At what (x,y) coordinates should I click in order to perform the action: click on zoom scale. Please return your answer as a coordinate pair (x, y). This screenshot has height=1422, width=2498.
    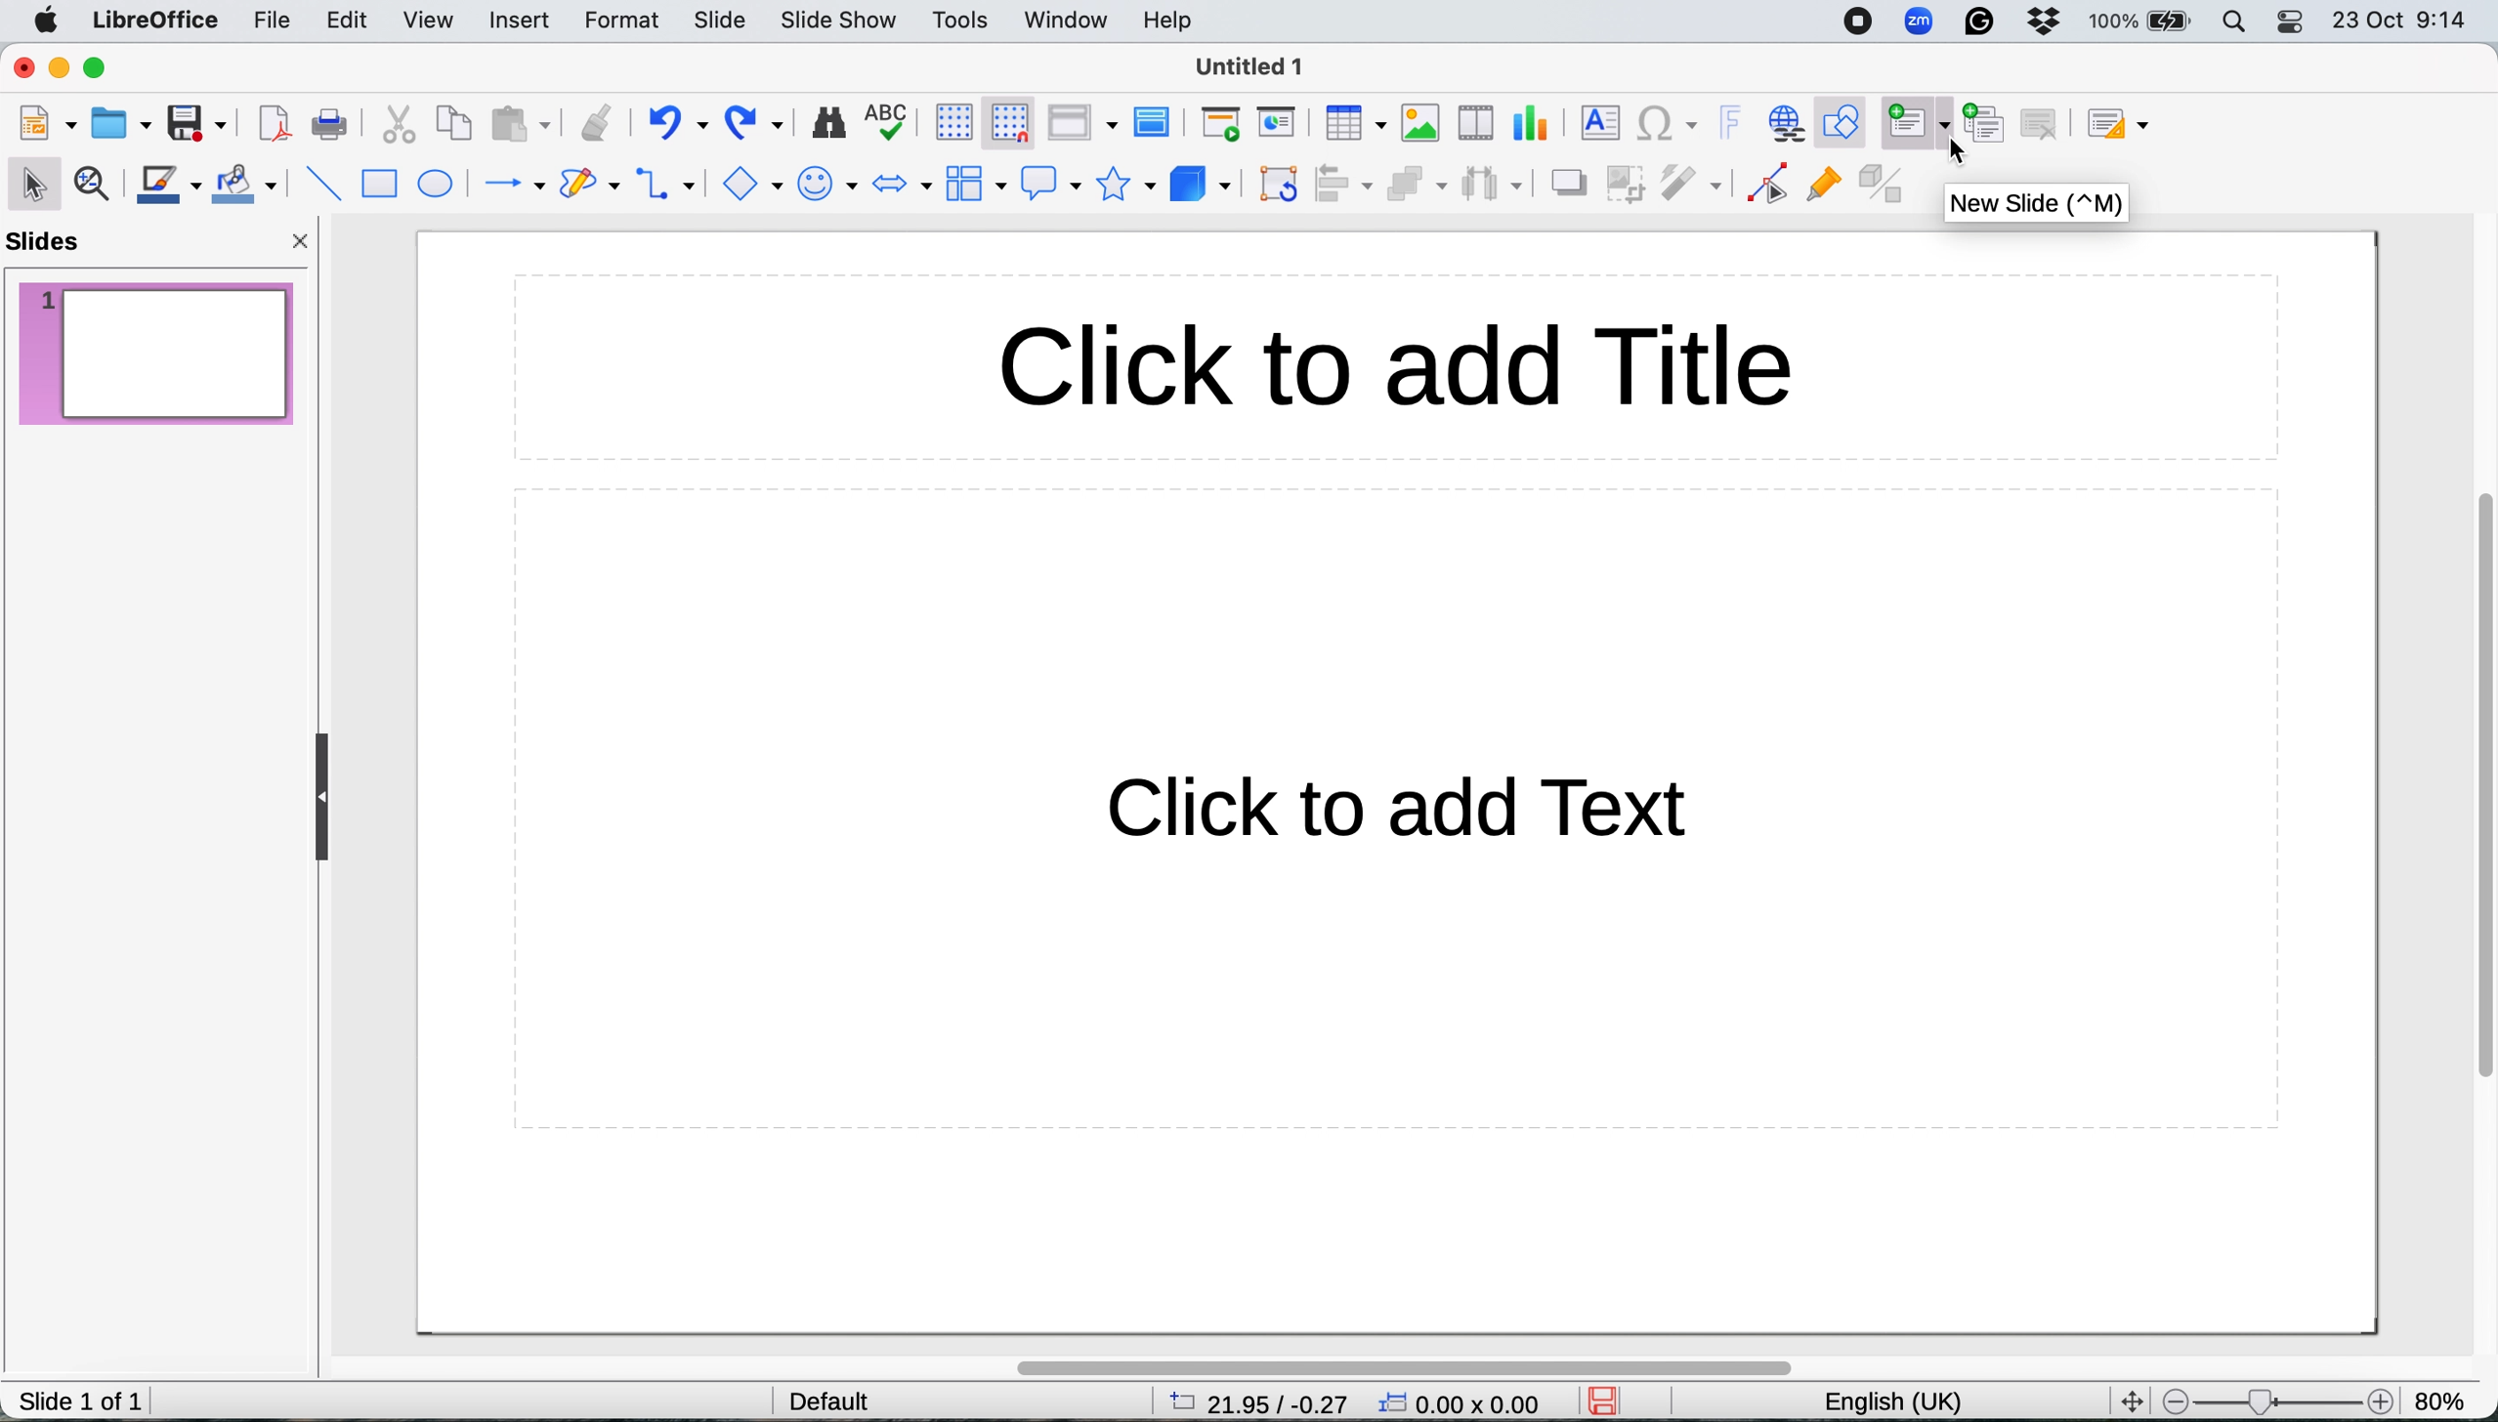
    Looking at the image, I should click on (2275, 1397).